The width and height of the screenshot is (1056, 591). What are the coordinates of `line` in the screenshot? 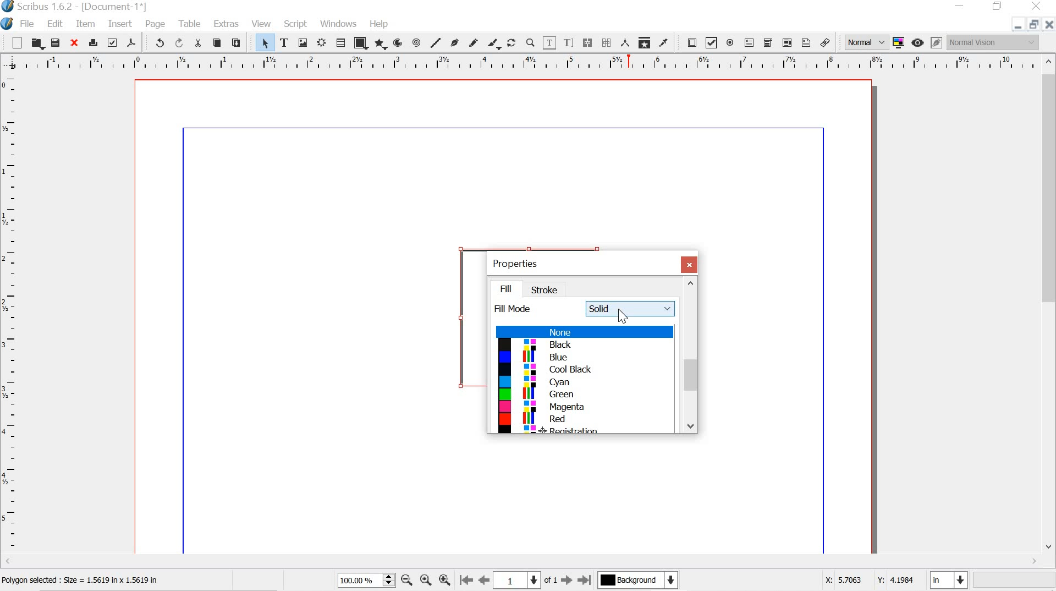 It's located at (436, 42).